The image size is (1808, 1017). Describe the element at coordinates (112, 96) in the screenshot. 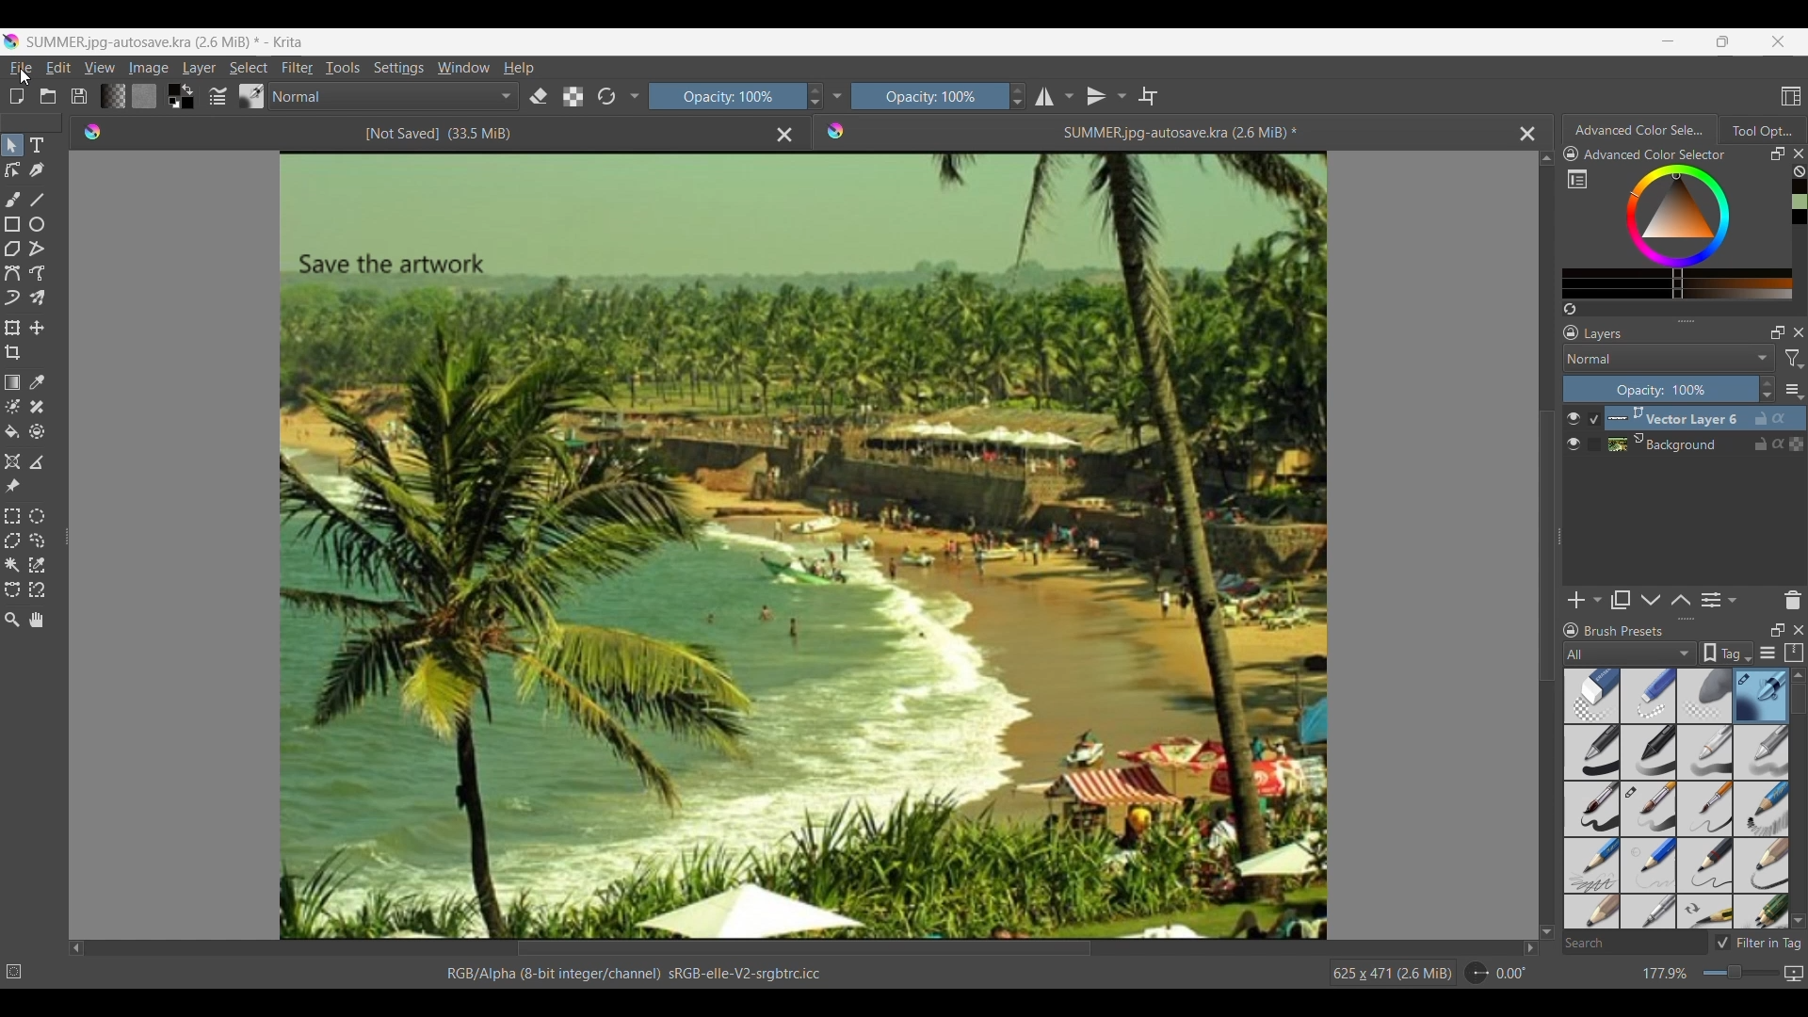

I see `Fill gradients` at that location.